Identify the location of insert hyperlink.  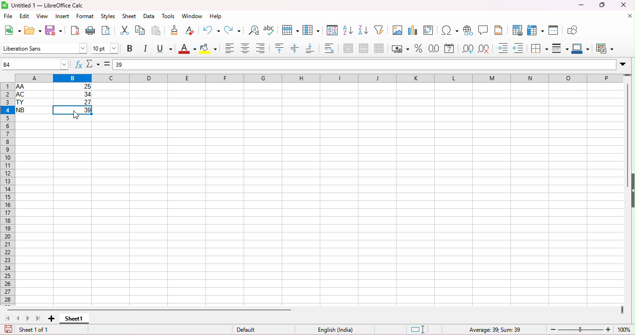
(468, 30).